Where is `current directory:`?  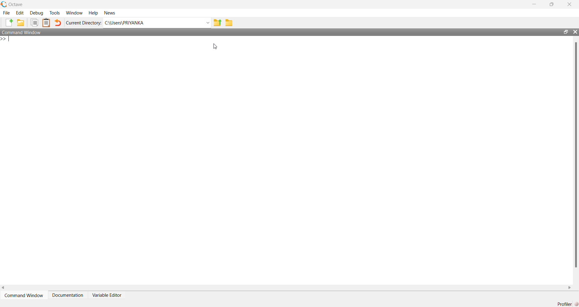 current directory: is located at coordinates (84, 23).